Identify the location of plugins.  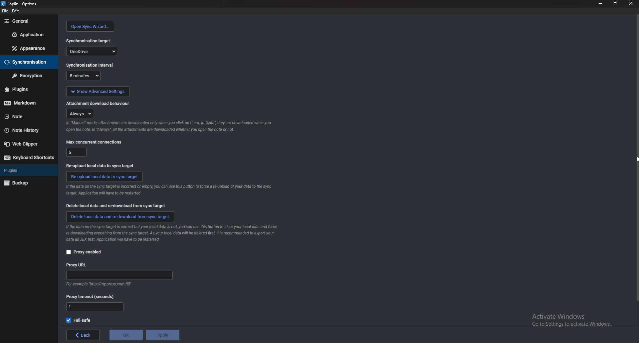
(26, 171).